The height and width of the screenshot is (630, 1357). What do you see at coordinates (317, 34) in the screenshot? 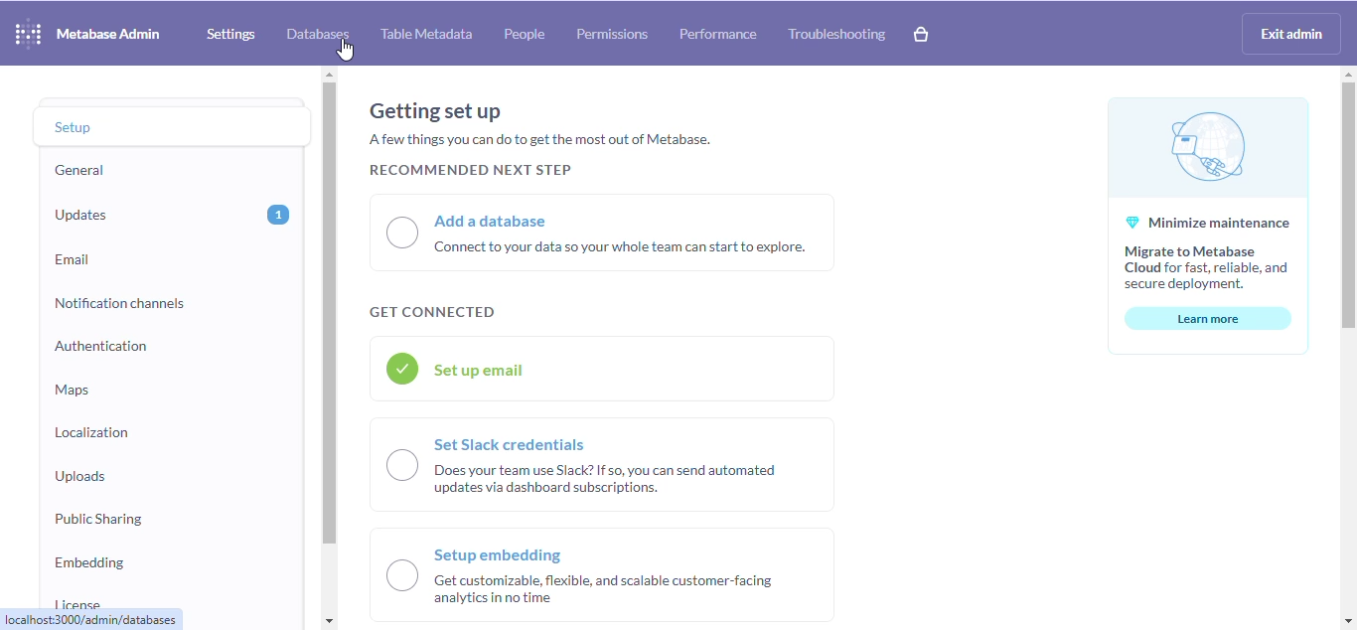
I see `databases` at bounding box center [317, 34].